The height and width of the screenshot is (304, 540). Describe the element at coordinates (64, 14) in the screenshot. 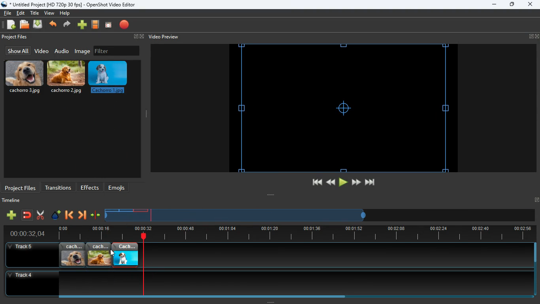

I see `help` at that location.